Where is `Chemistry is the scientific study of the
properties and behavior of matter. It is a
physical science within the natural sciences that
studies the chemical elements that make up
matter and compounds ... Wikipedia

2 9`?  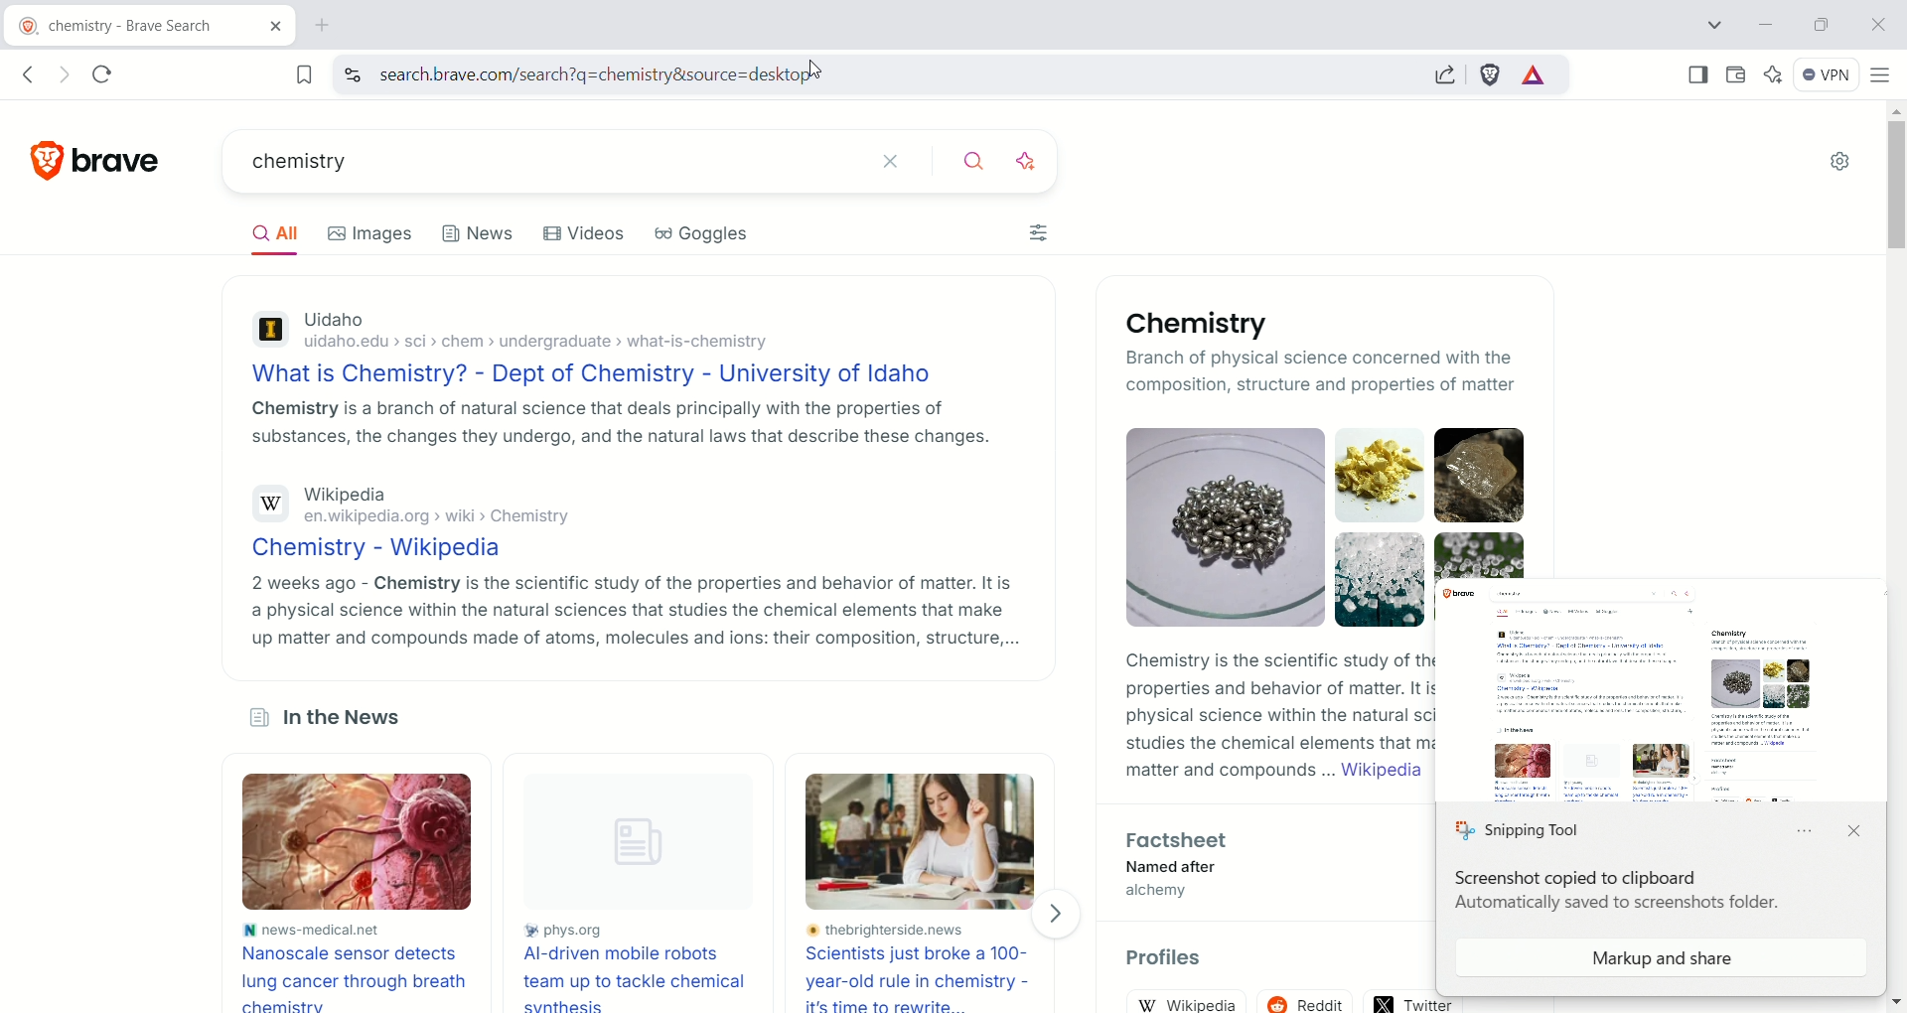 Chemistry is the scientific study of the
properties and behavior of matter. It is a
physical science within the natural sciences that
studies the chemical elements that make up
matter and compounds ... Wikipedia

2 9 is located at coordinates (1273, 721).